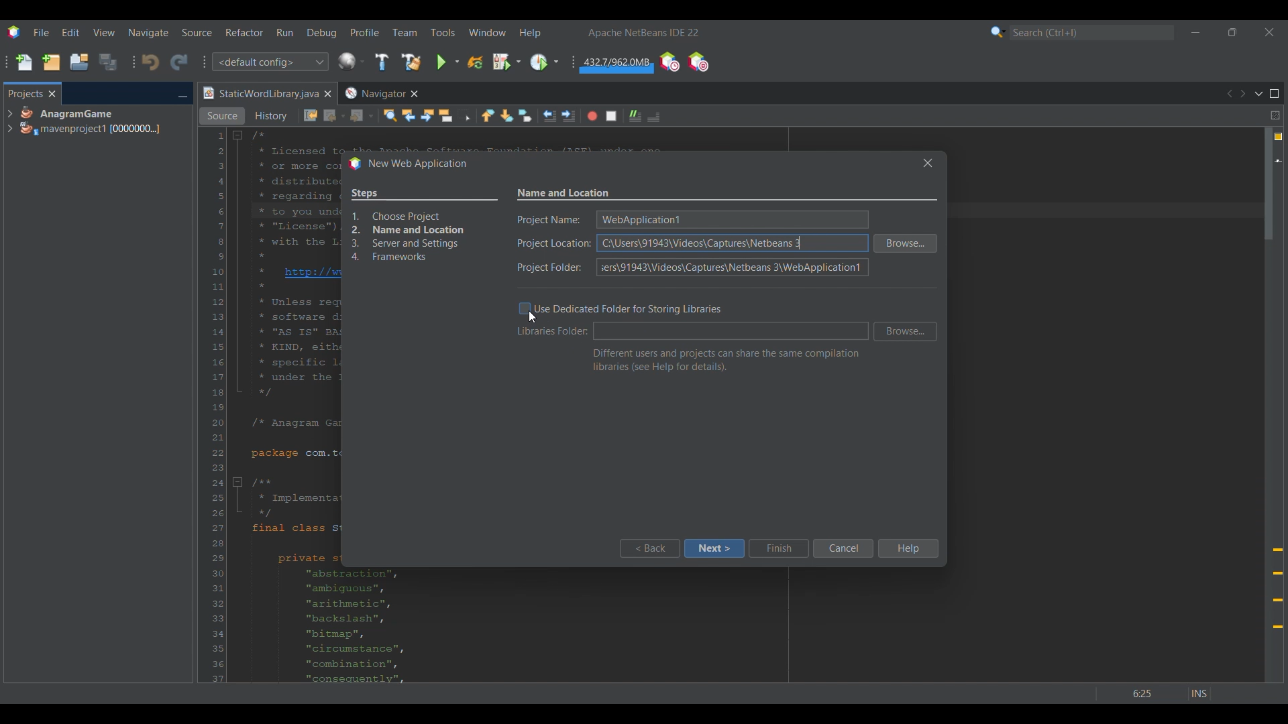 The image size is (1288, 724). I want to click on Undo, so click(150, 62).